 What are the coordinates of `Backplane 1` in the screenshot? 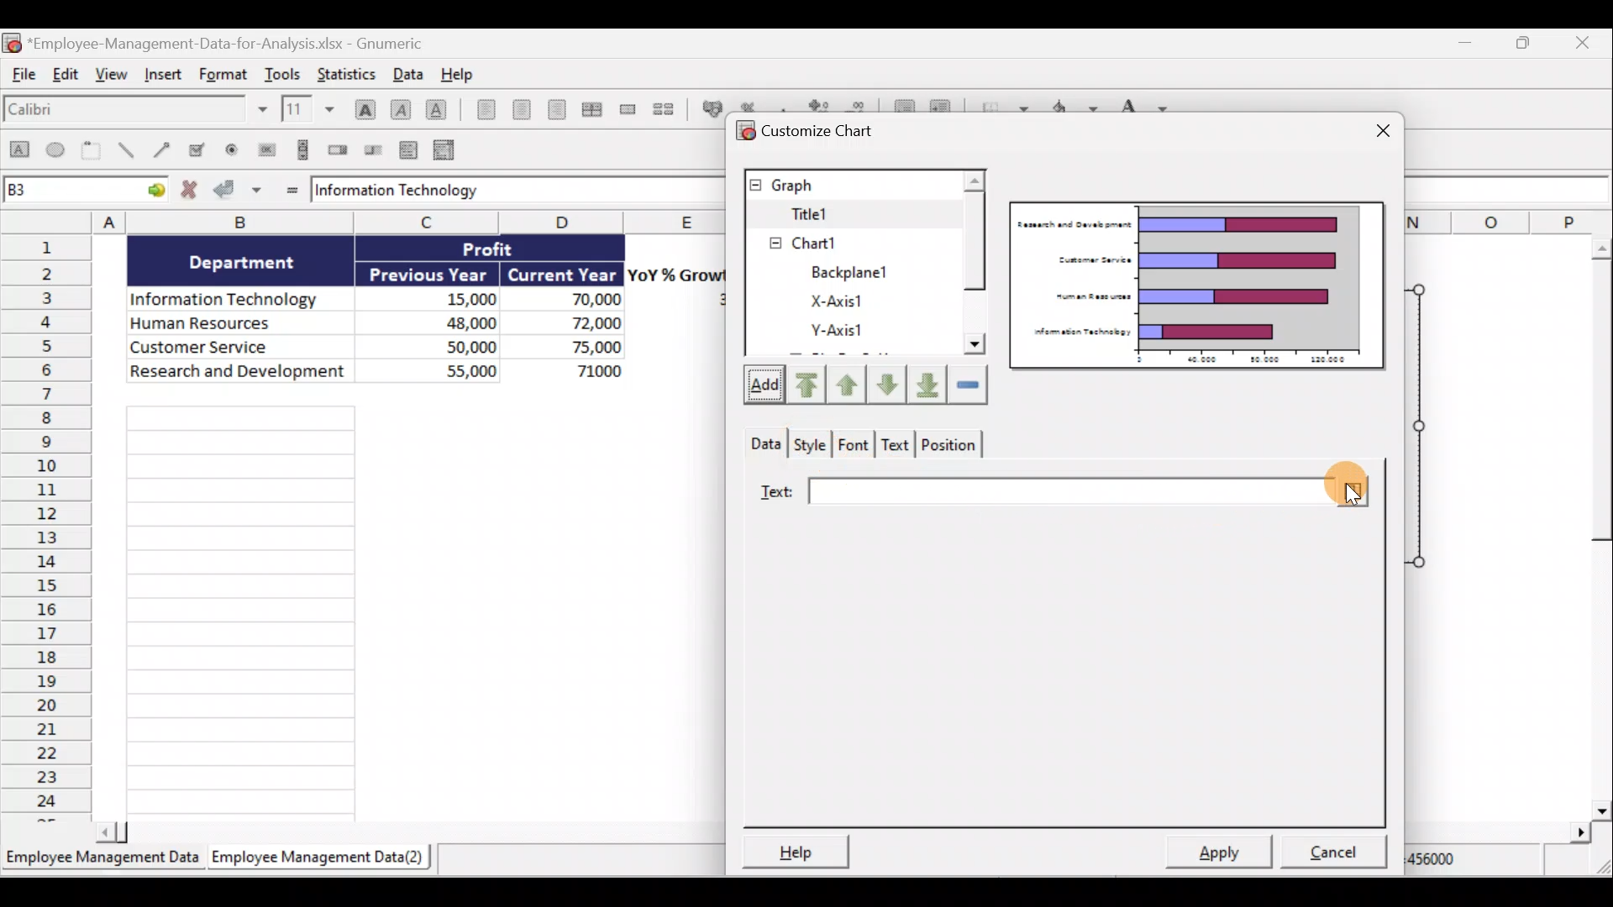 It's located at (843, 240).